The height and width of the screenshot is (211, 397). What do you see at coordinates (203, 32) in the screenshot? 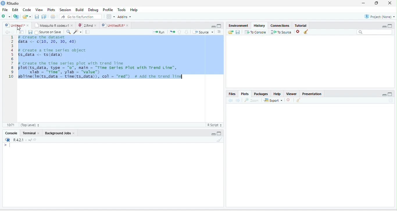
I see `Source` at bounding box center [203, 32].